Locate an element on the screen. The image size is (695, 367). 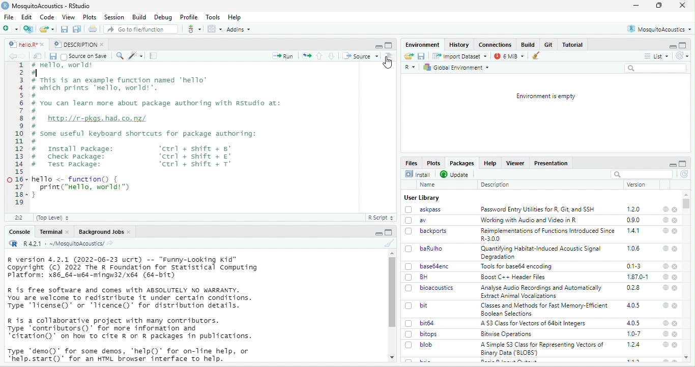
run the current line or selection is located at coordinates (283, 56).